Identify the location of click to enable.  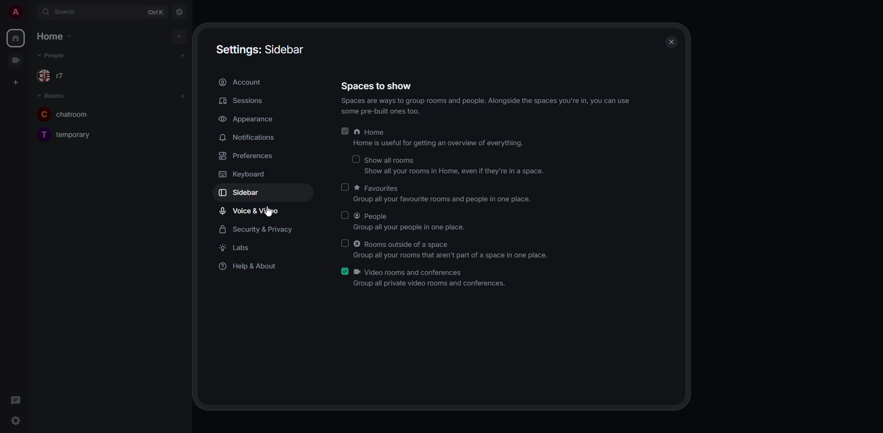
(346, 243).